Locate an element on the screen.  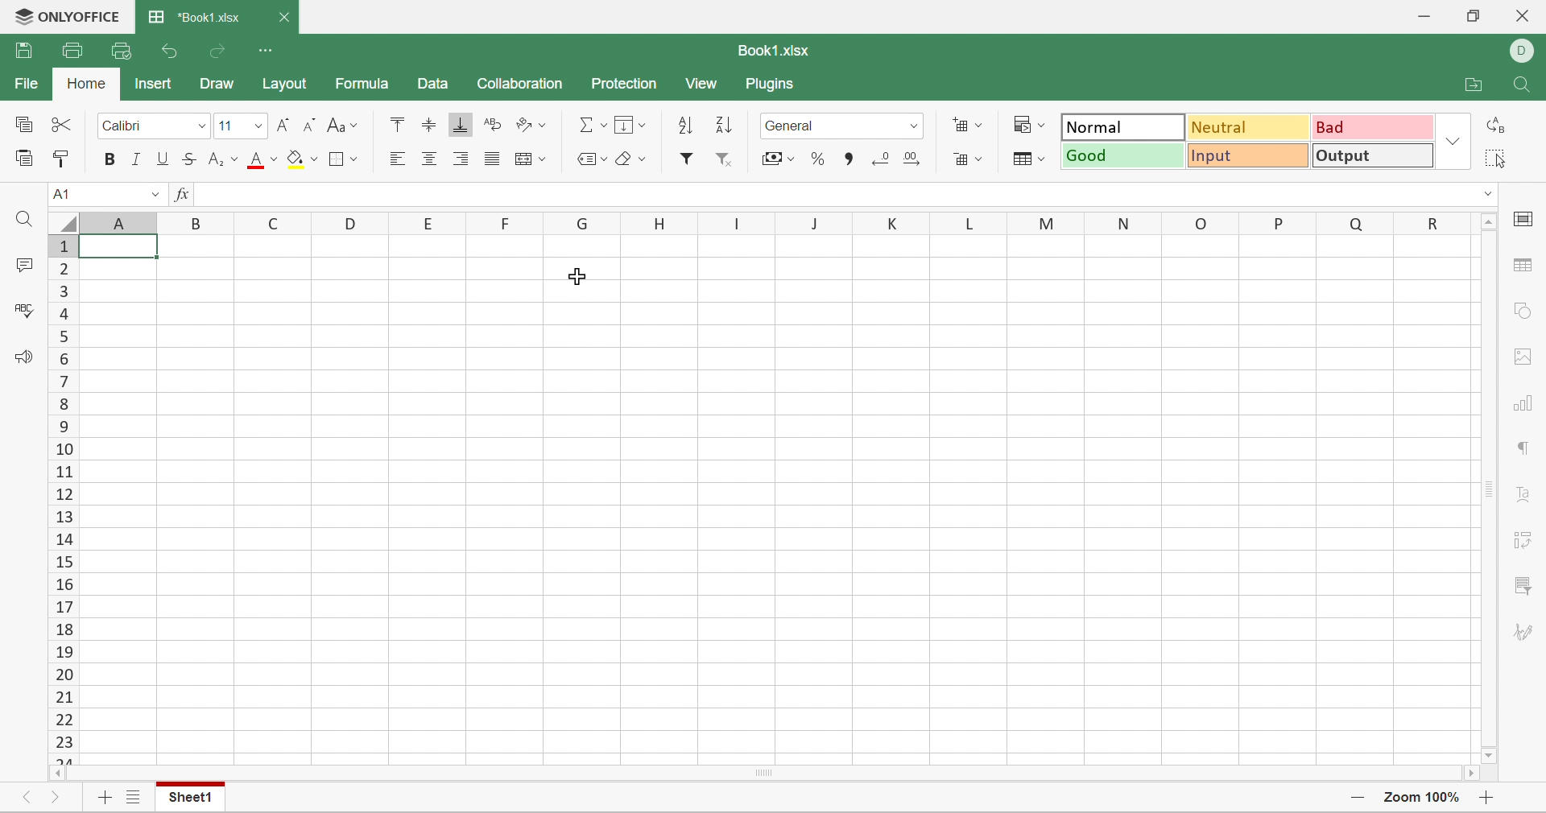
Wrap Text is located at coordinates (490, 126).